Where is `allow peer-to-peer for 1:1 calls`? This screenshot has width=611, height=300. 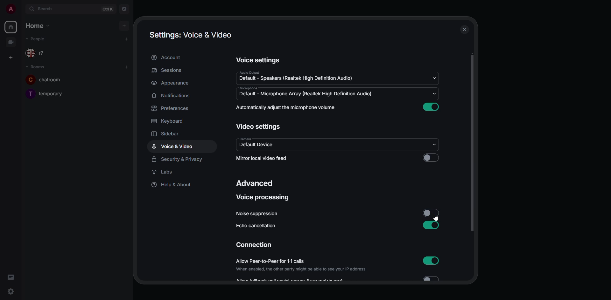
allow peer-to-peer for 1:1 calls is located at coordinates (300, 265).